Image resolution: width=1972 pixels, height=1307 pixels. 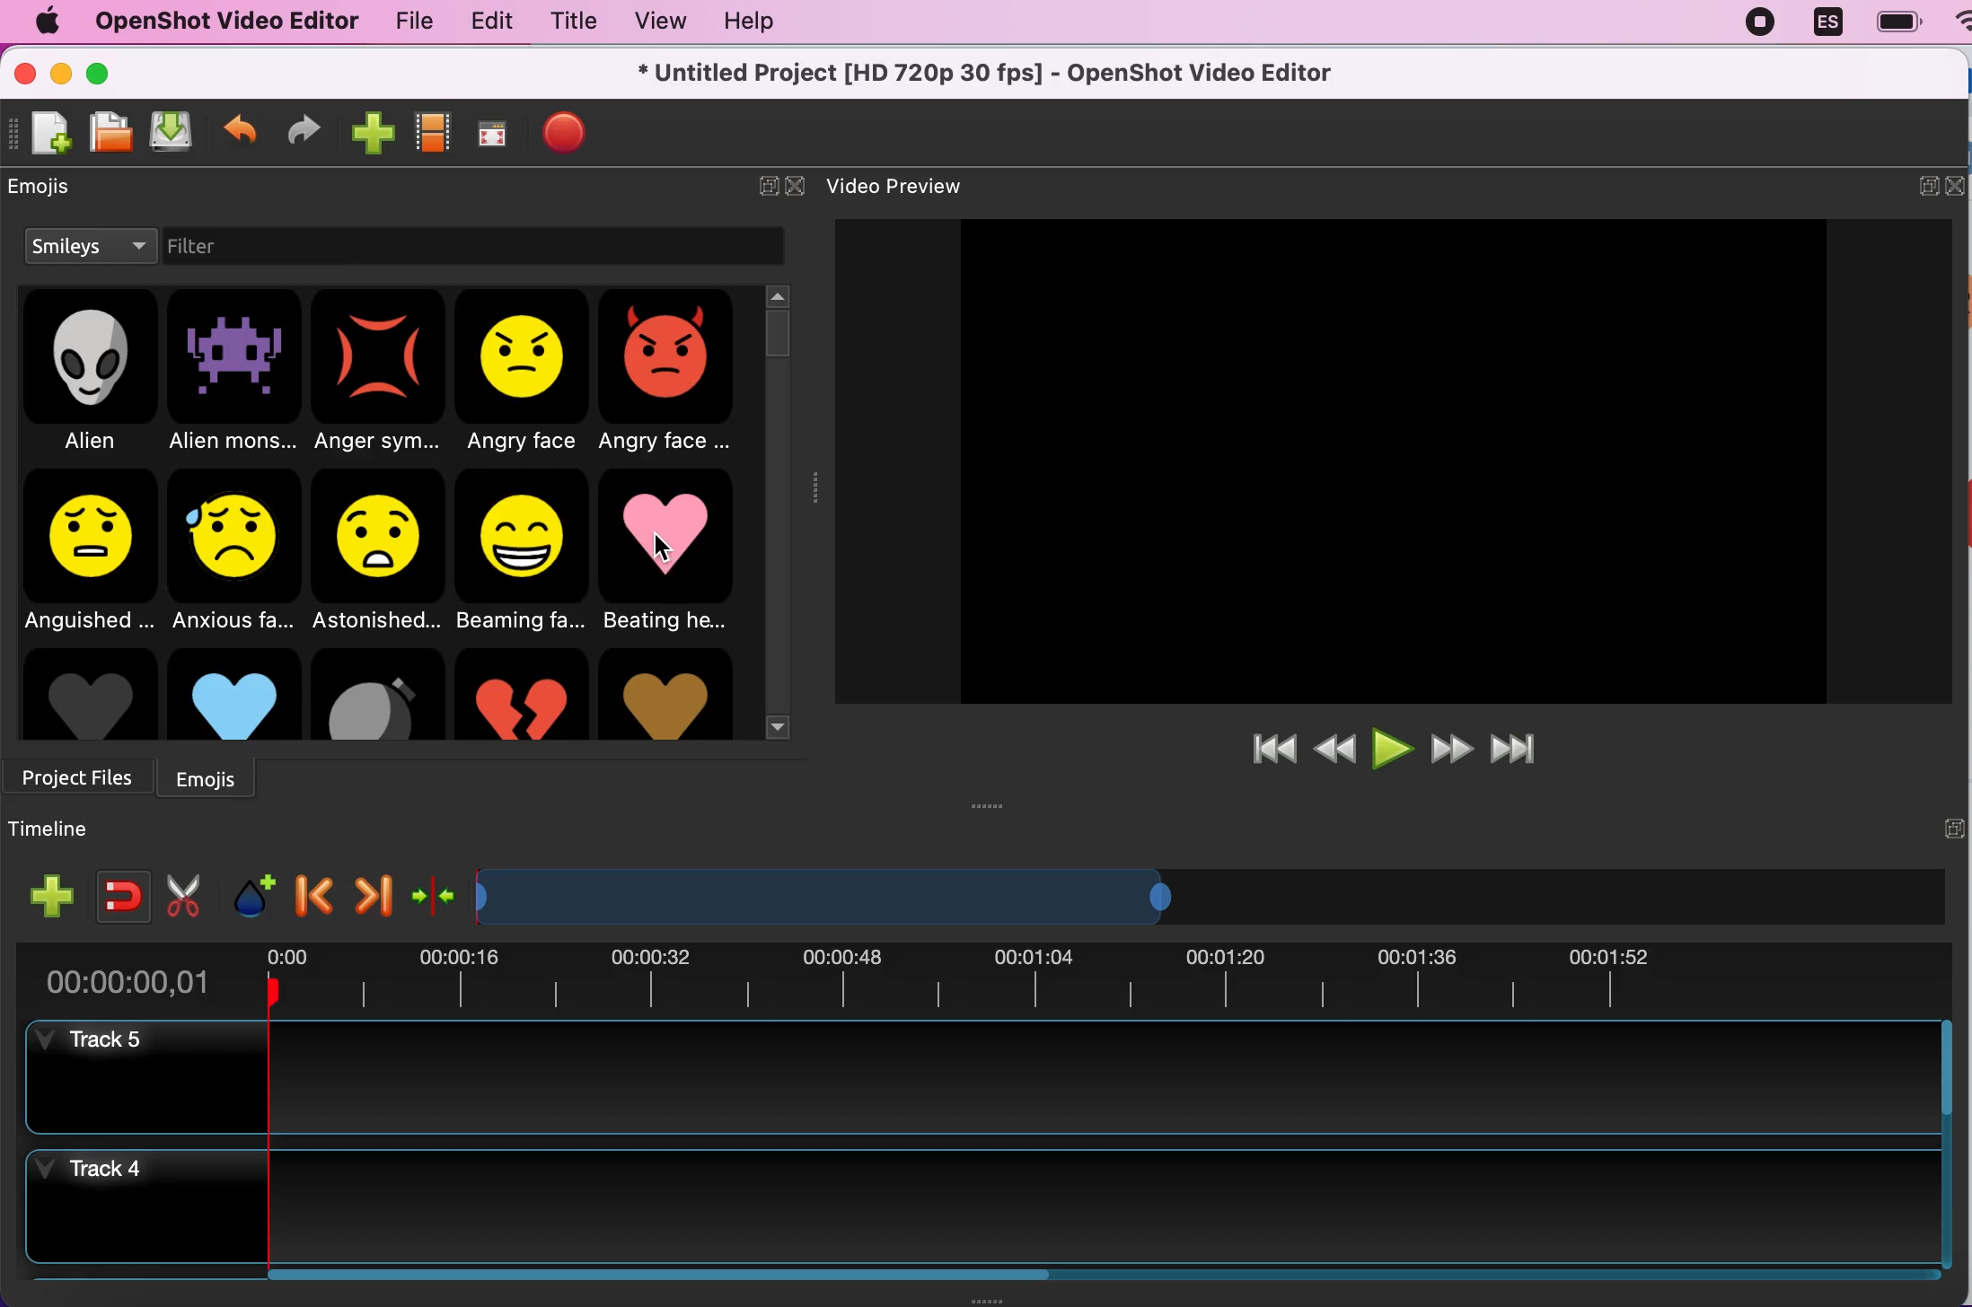 I want to click on fast forward, so click(x=1449, y=745).